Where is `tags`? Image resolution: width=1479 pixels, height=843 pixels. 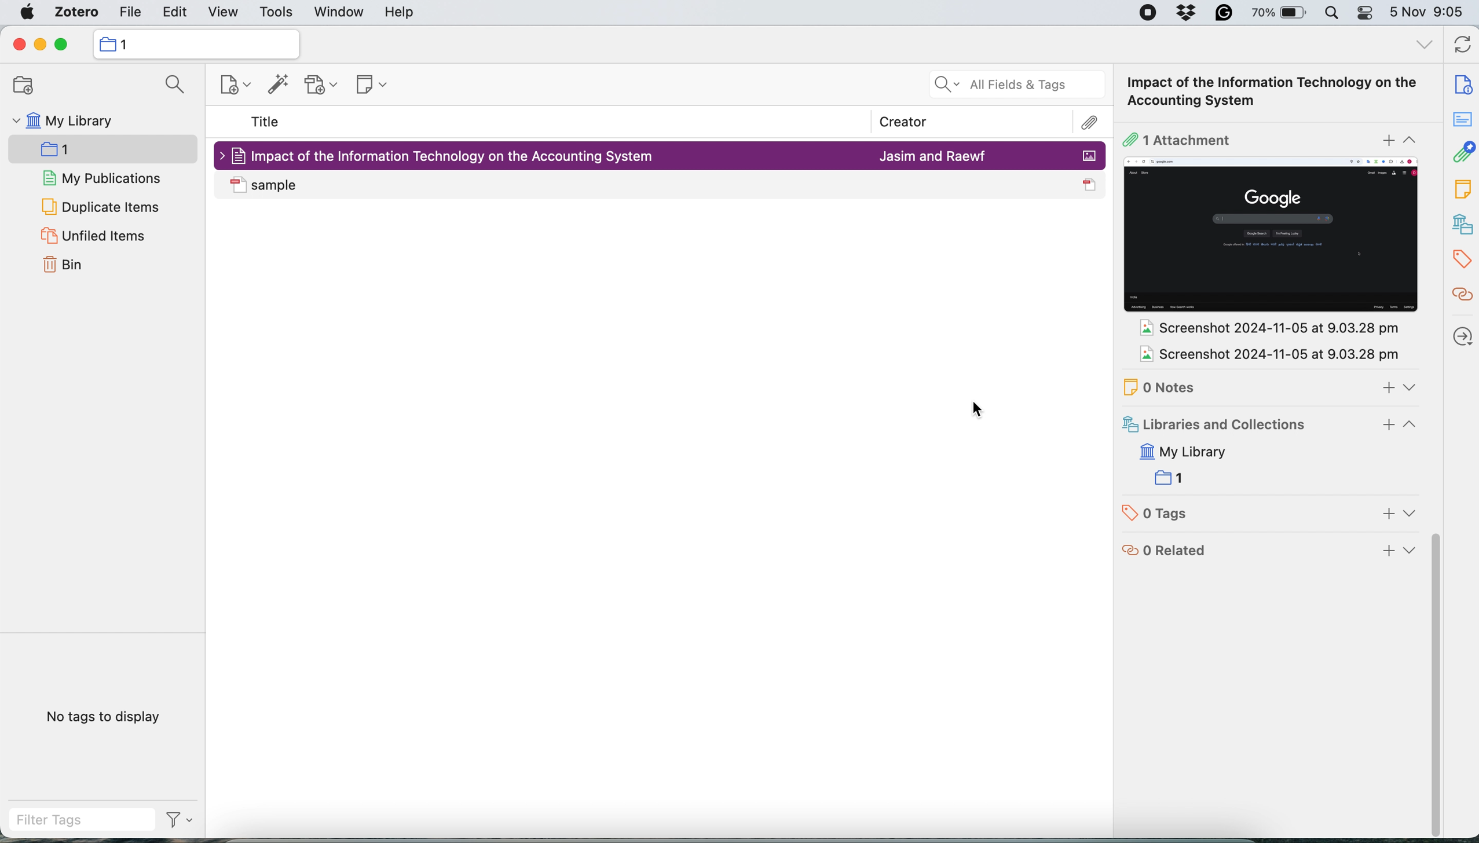
tags is located at coordinates (1278, 514).